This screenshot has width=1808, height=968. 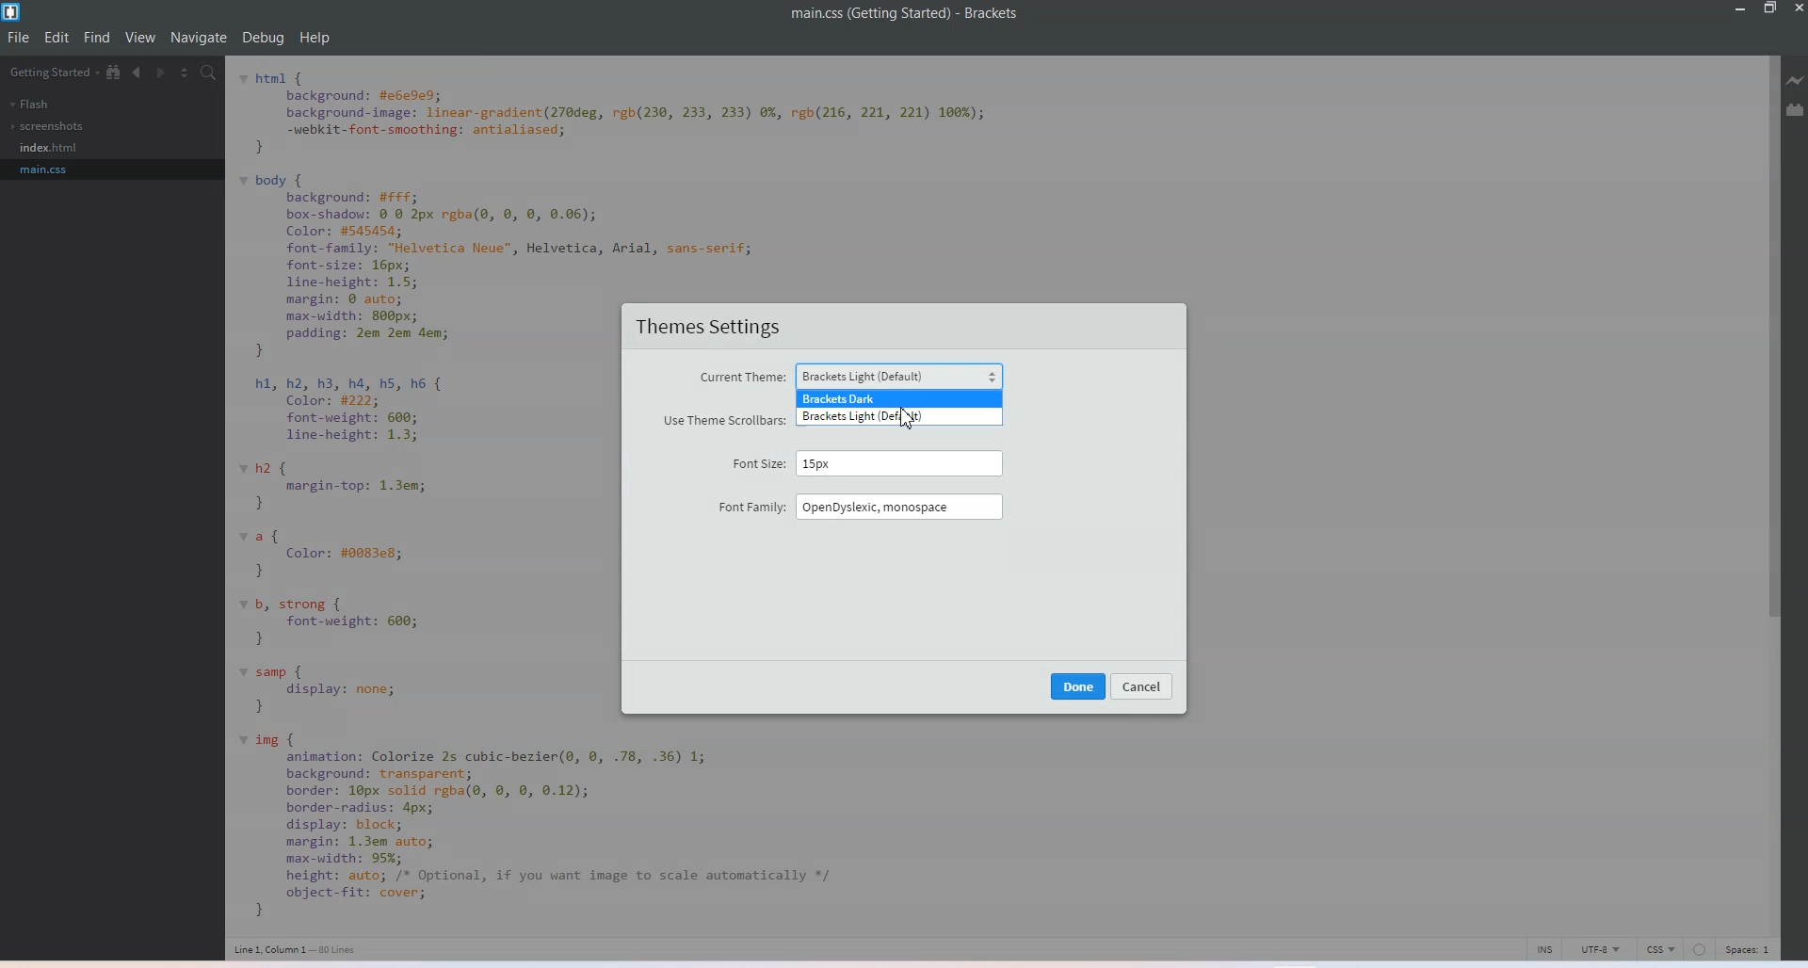 What do you see at coordinates (53, 146) in the screenshot?
I see `Index.css` at bounding box center [53, 146].